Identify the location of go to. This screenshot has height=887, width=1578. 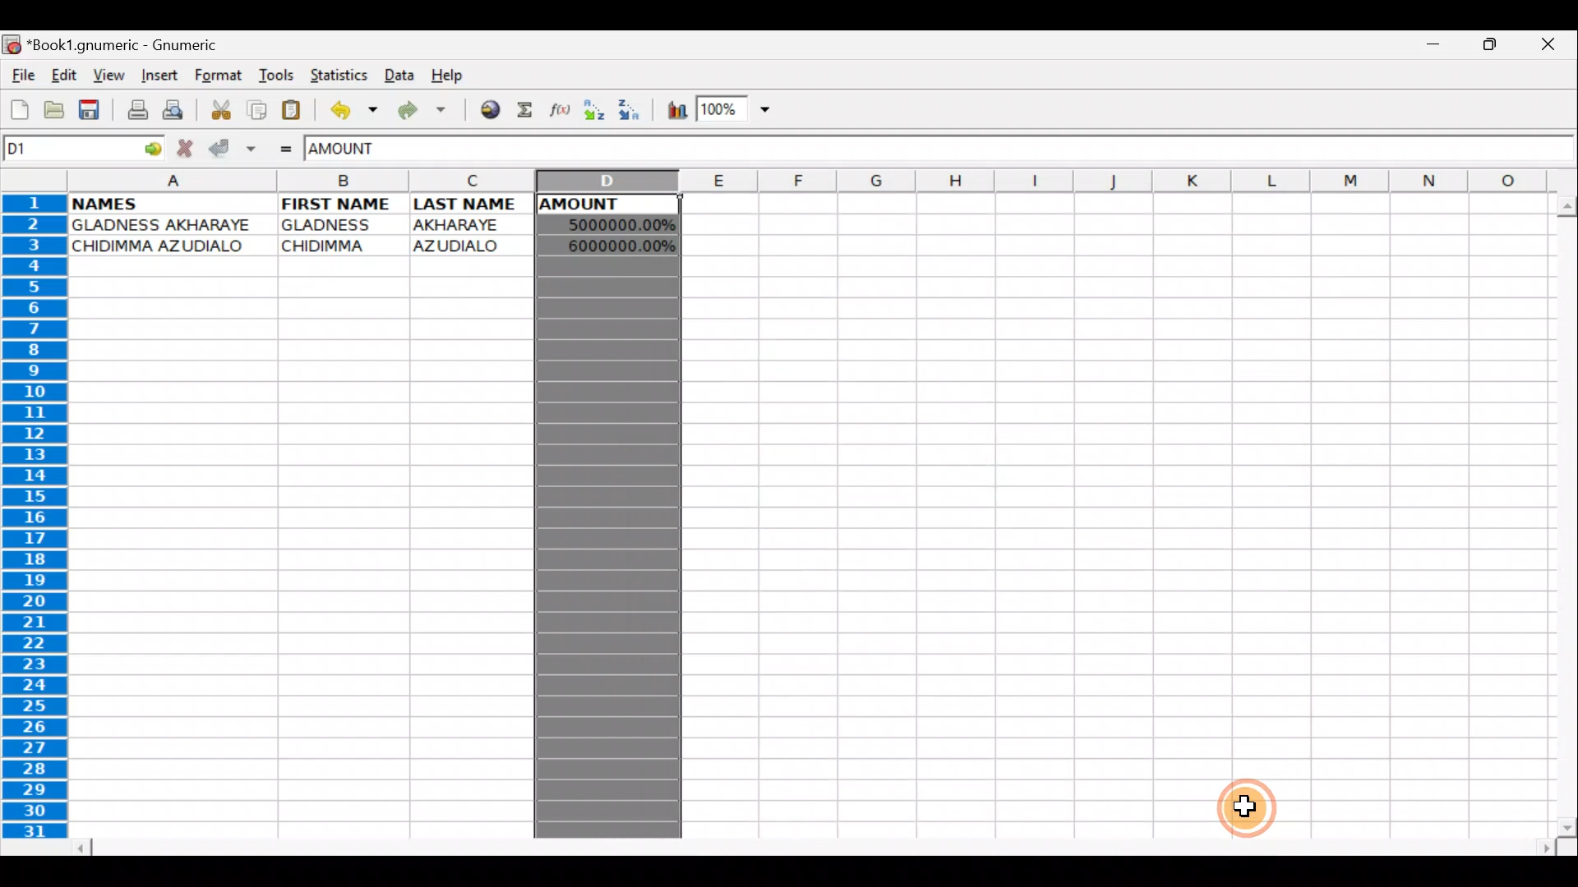
(156, 149).